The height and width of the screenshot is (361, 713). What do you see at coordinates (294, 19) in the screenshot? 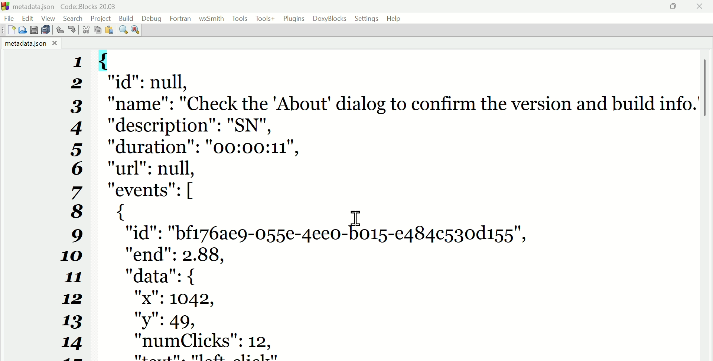
I see `Plugins` at bounding box center [294, 19].